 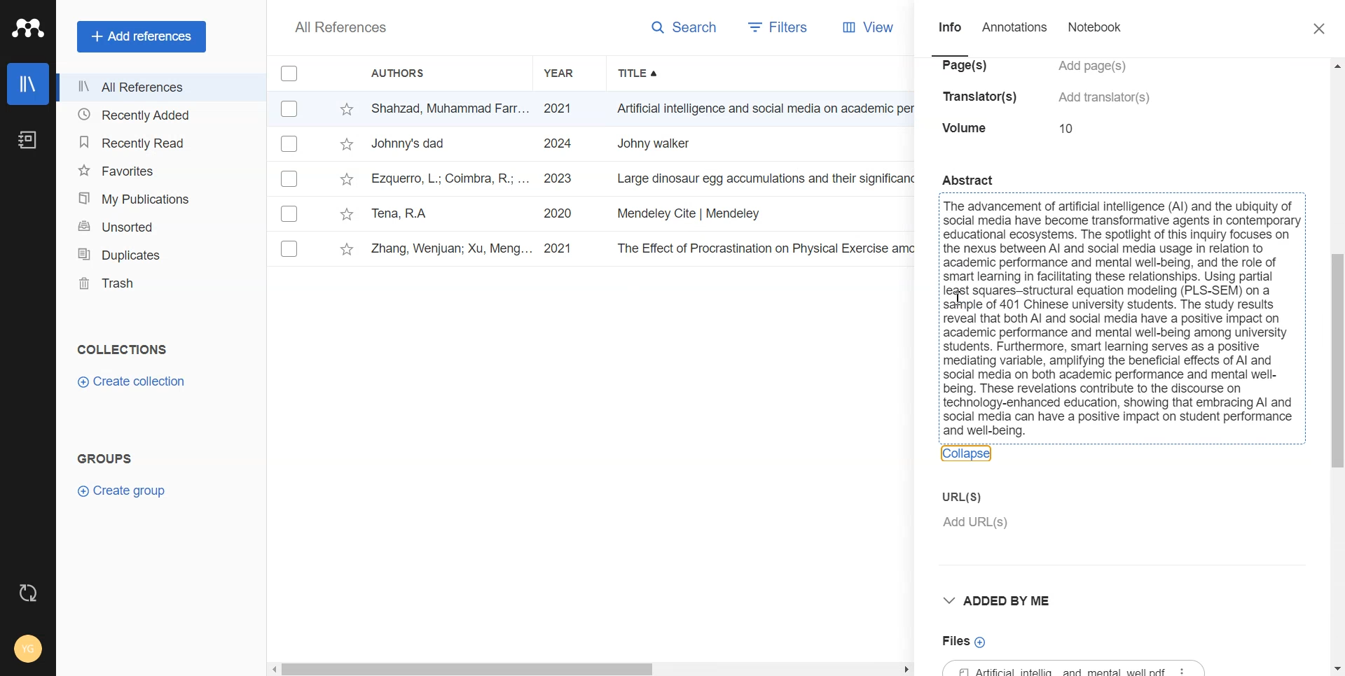 What do you see at coordinates (29, 140) in the screenshot?
I see `Notebook` at bounding box center [29, 140].